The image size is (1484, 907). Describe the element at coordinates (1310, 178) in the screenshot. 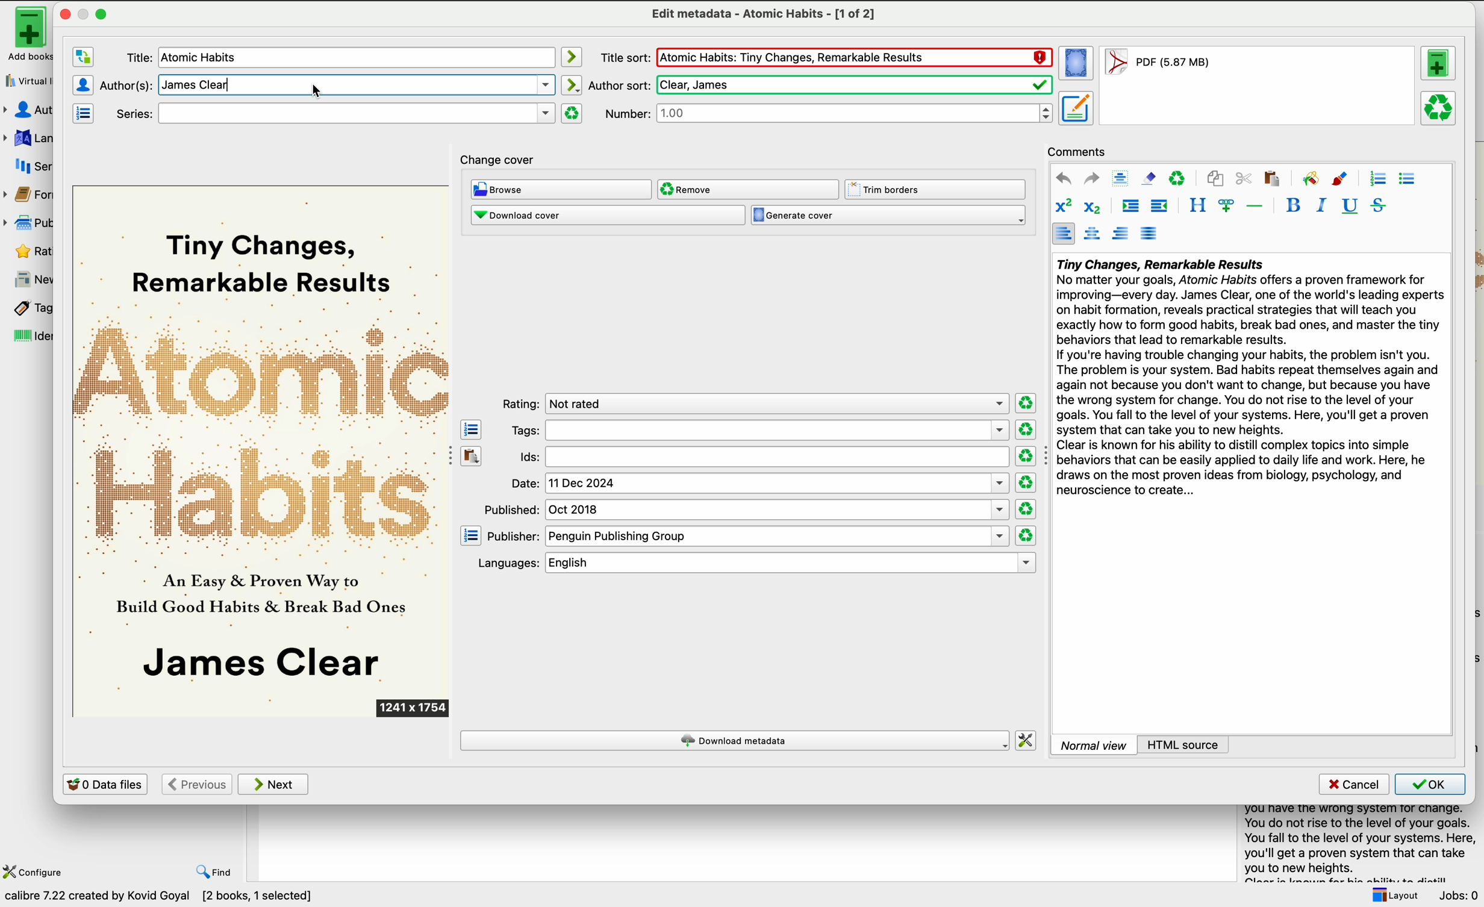

I see `background color` at that location.